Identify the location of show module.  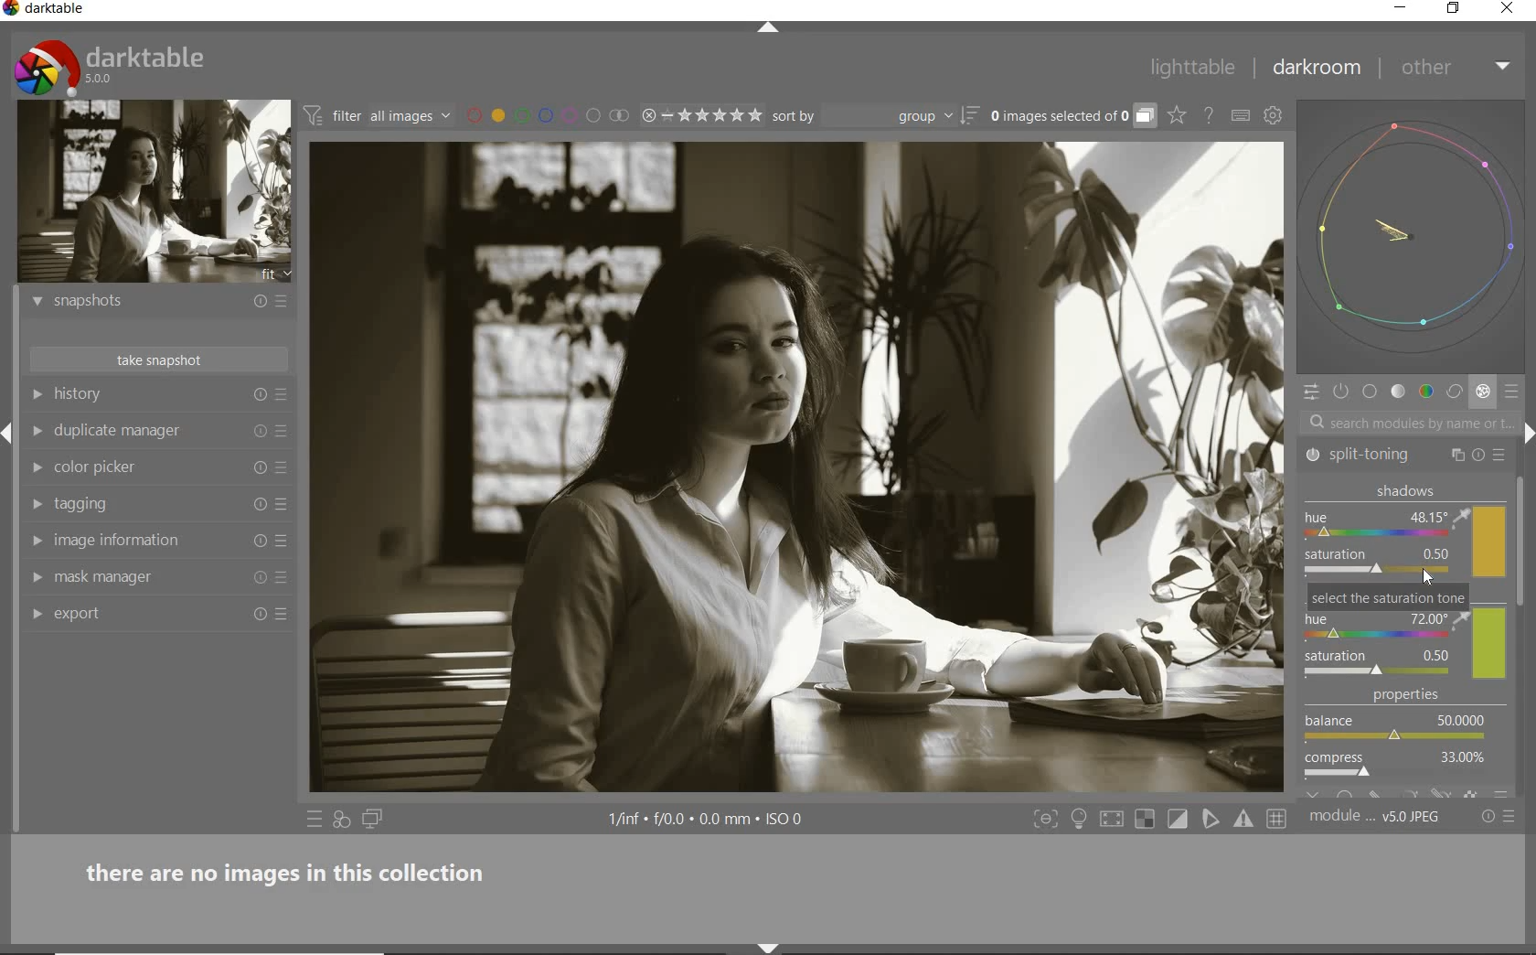
(37, 431).